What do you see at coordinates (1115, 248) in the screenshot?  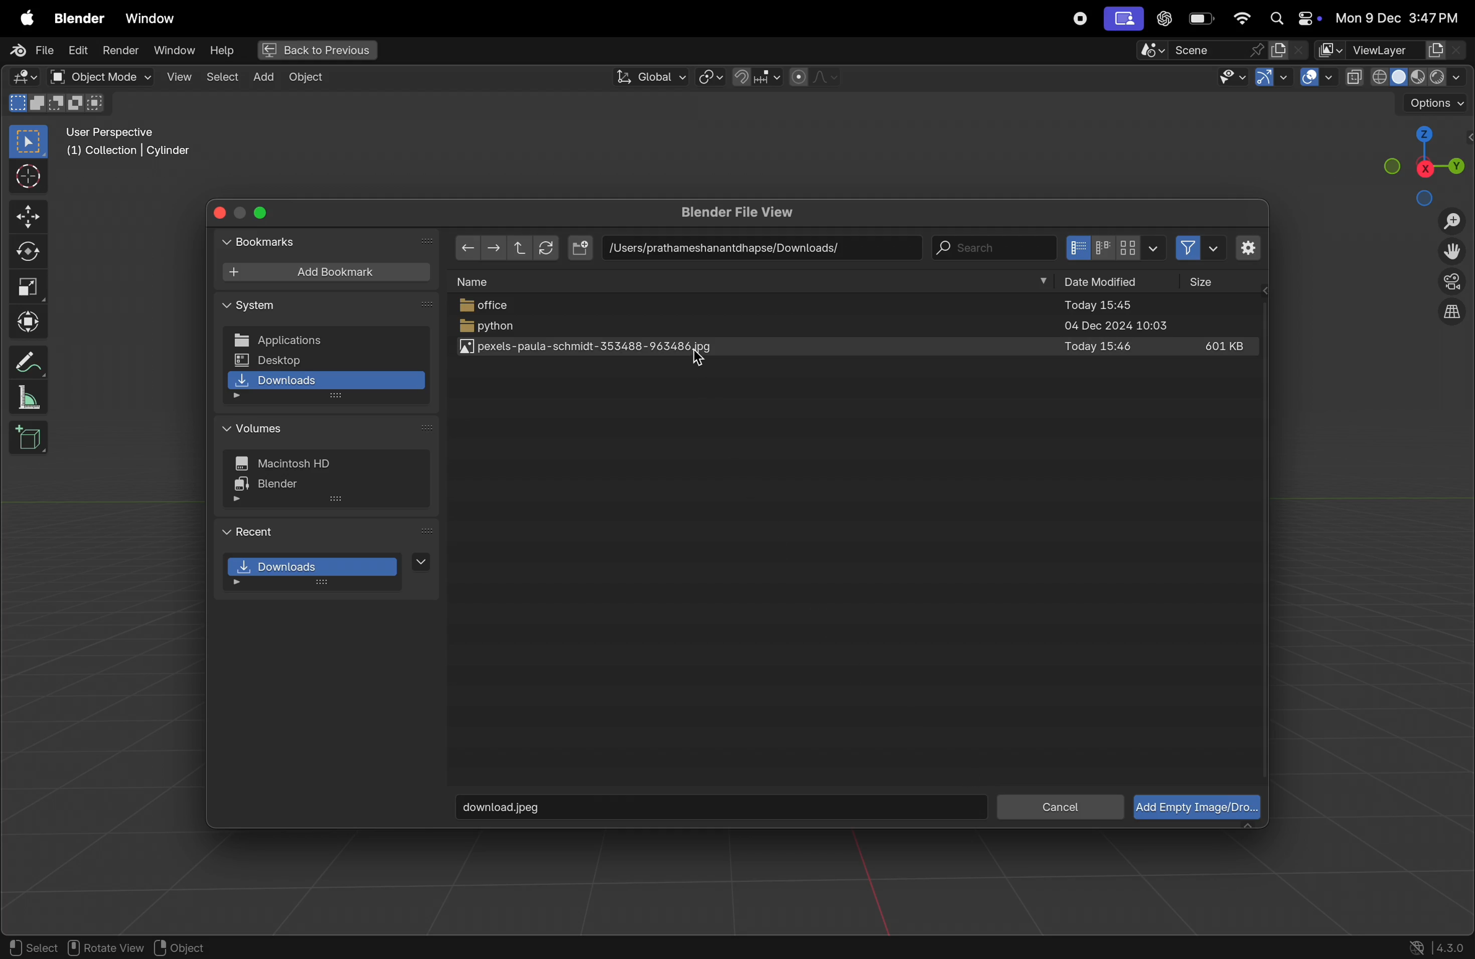 I see `icon view` at bounding box center [1115, 248].